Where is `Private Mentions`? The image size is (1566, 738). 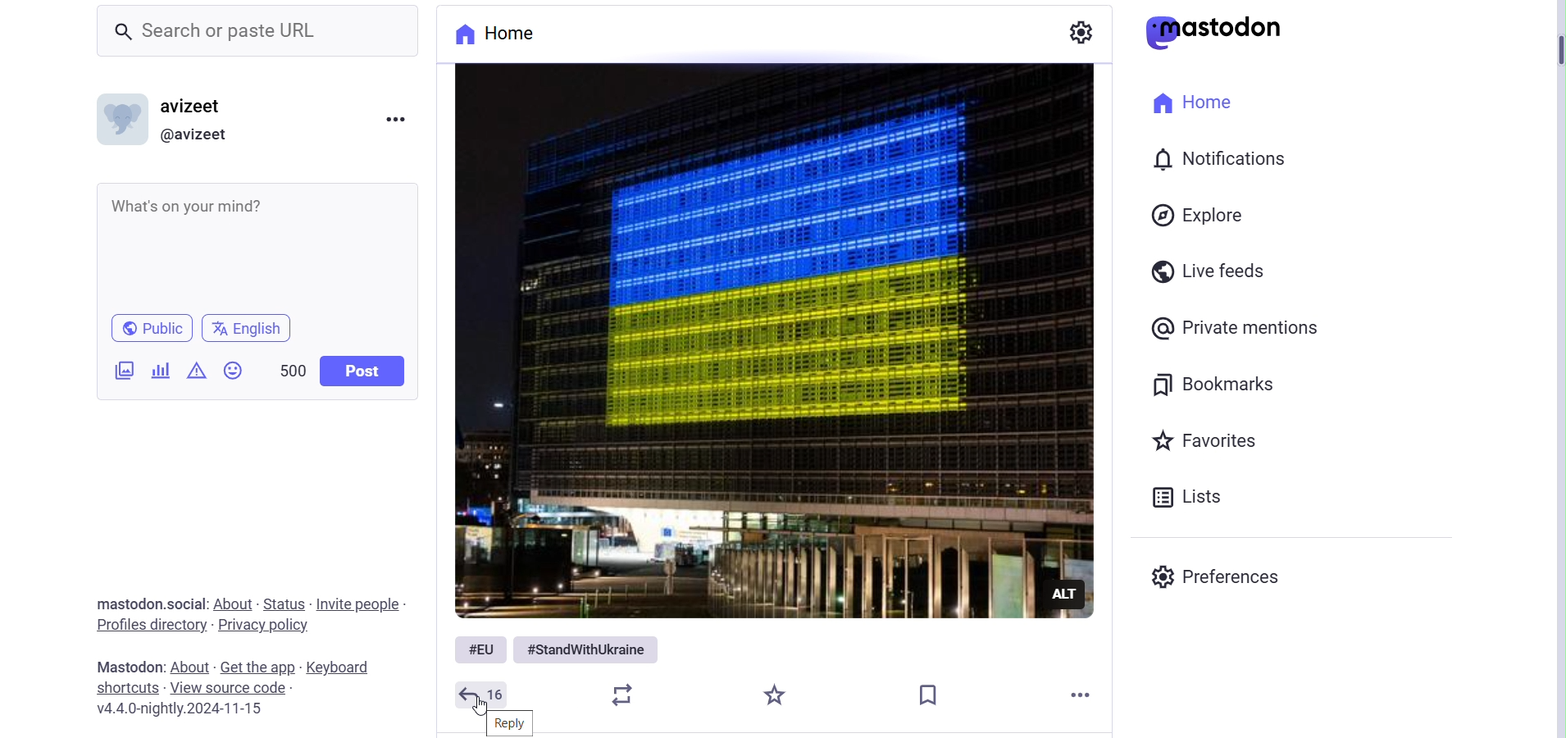 Private Mentions is located at coordinates (1241, 327).